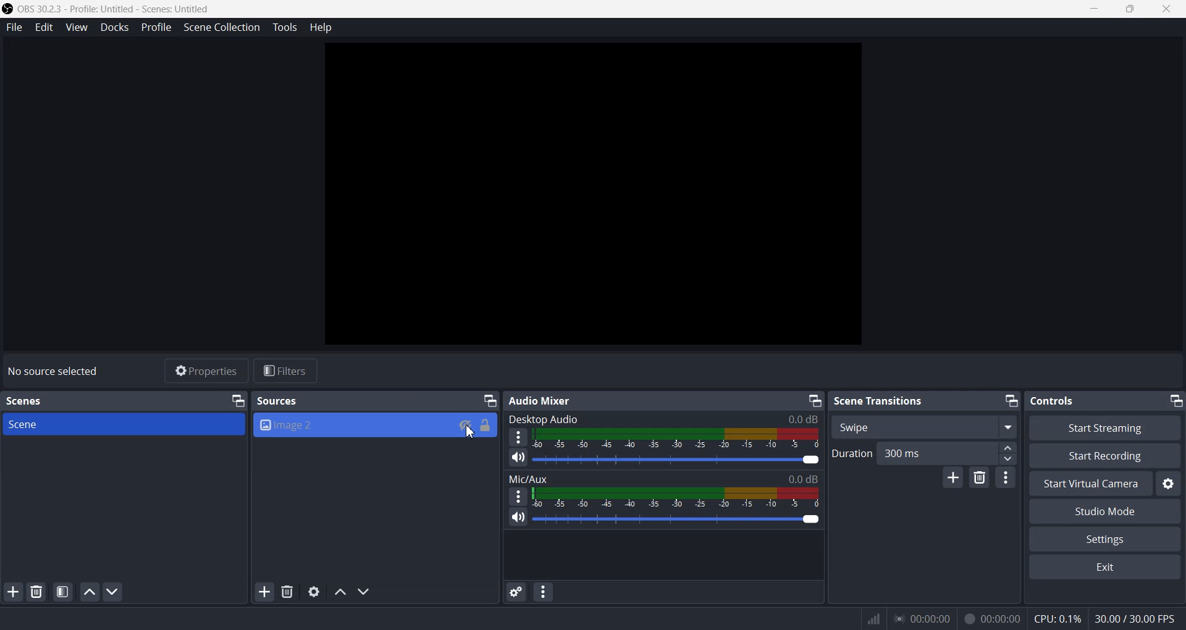  I want to click on Open source properties, so click(314, 592).